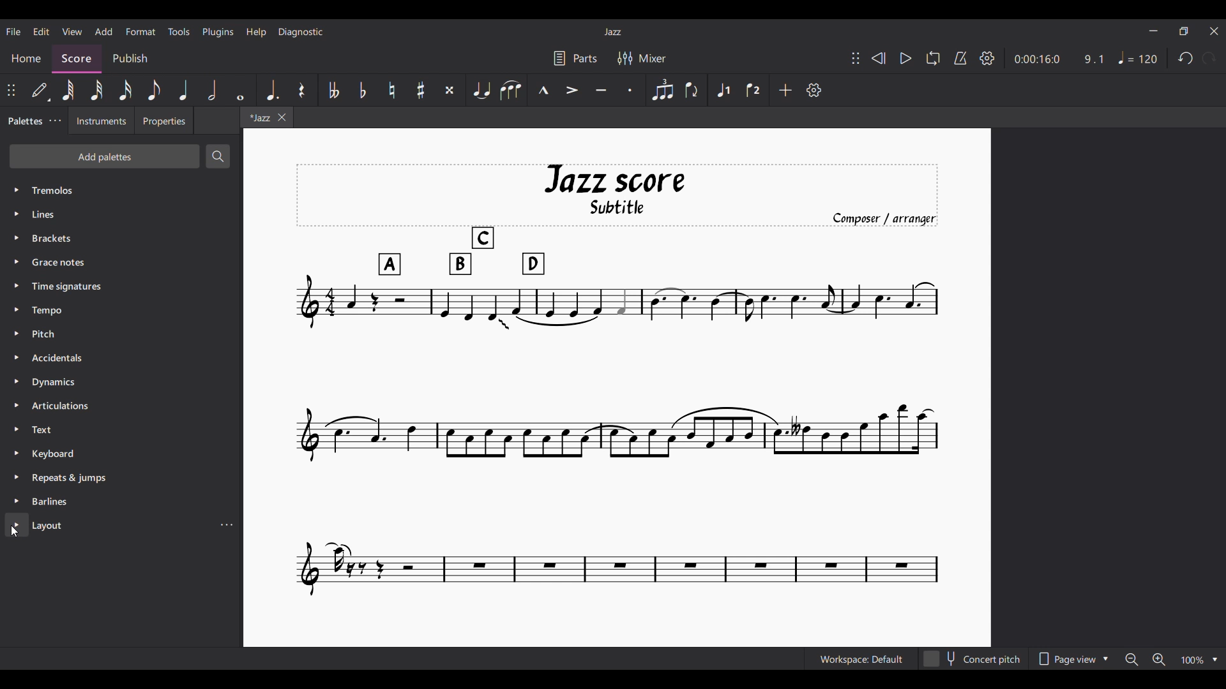  What do you see at coordinates (861, 658) in the screenshot?
I see `Workspace: Default` at bounding box center [861, 658].